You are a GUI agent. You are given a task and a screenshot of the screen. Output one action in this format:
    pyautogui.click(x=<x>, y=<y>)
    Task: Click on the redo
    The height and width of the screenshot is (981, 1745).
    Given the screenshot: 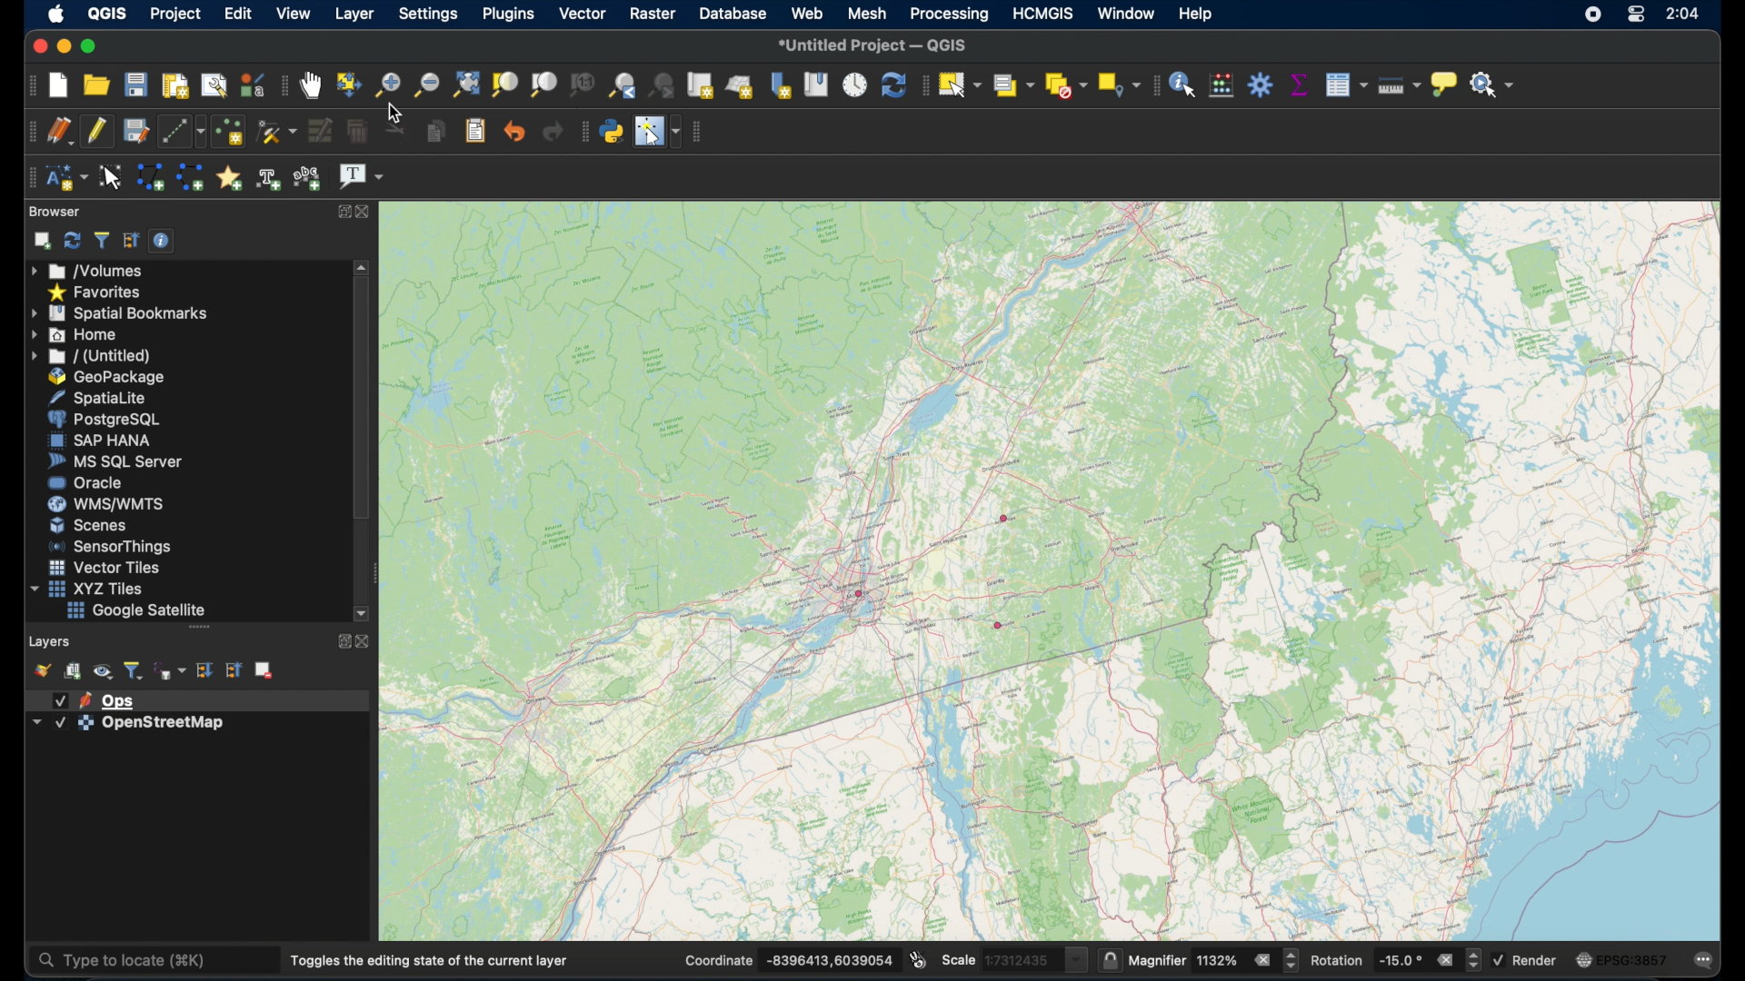 What is the action you would take?
    pyautogui.click(x=550, y=132)
    